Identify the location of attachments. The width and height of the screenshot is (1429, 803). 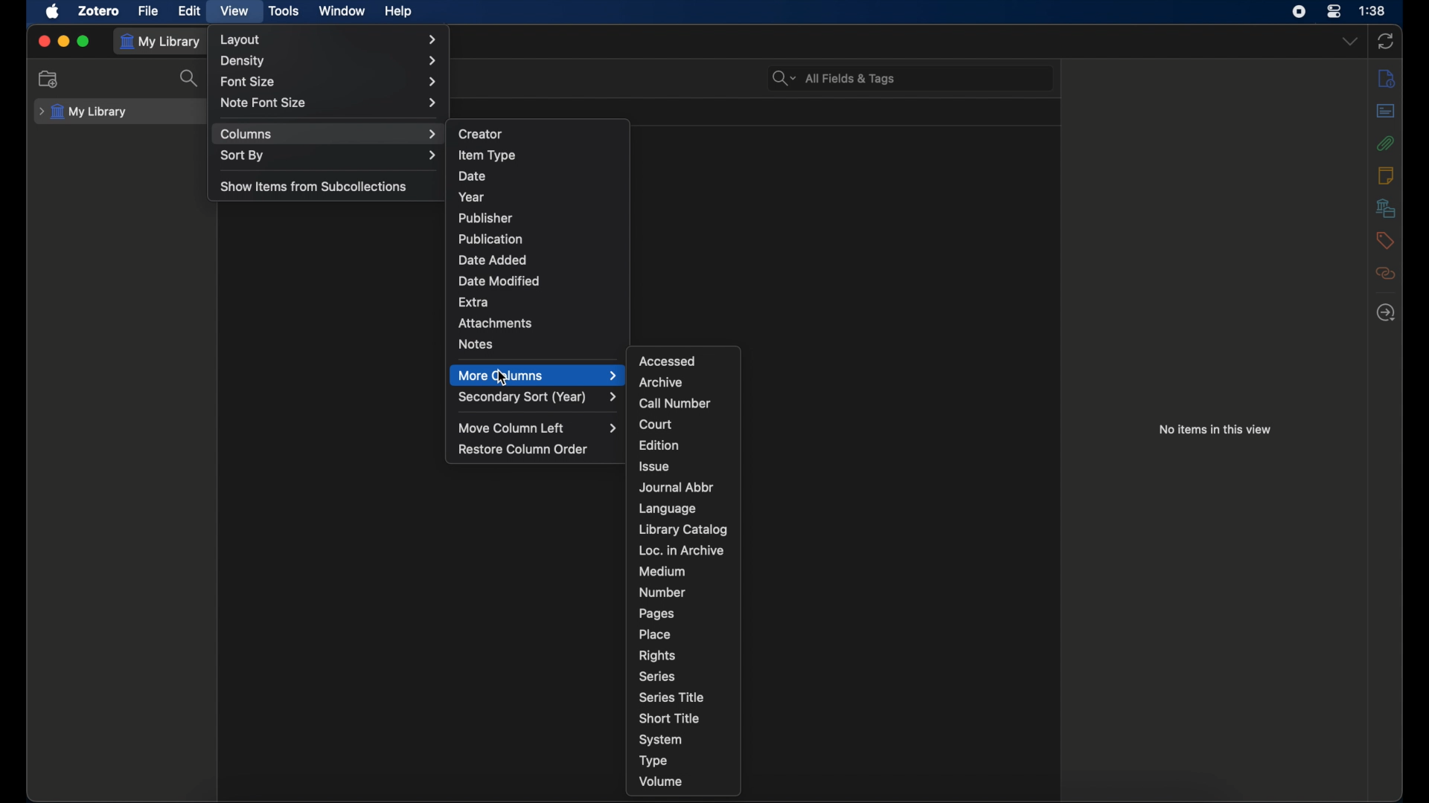
(496, 322).